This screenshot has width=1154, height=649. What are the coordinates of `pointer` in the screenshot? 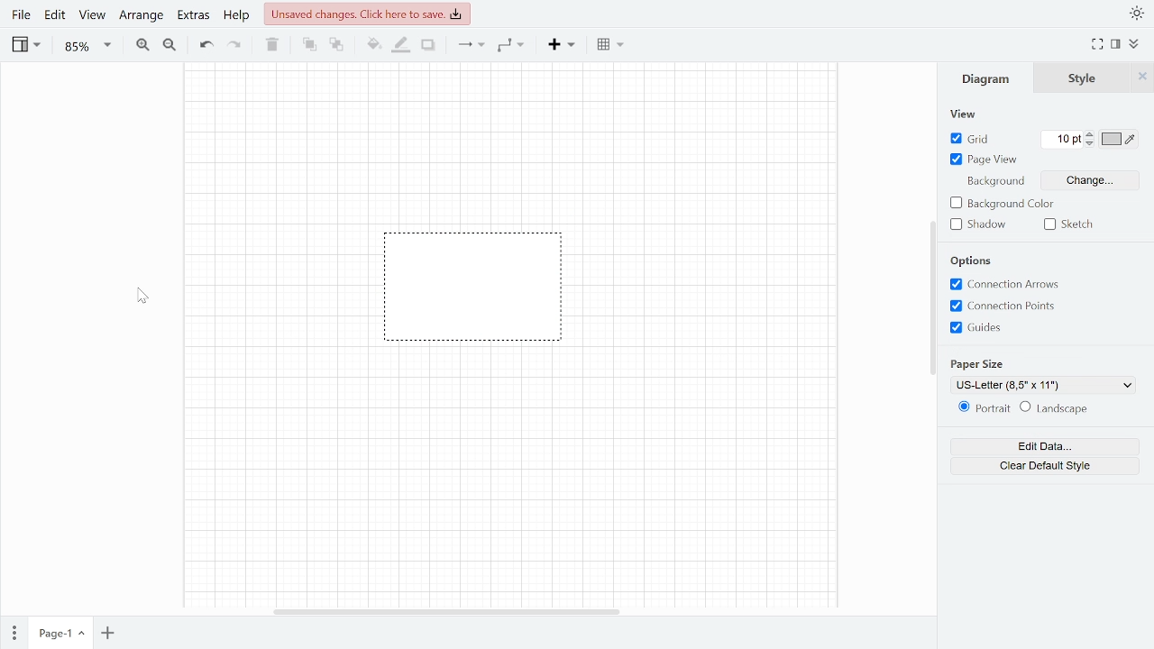 It's located at (143, 296).